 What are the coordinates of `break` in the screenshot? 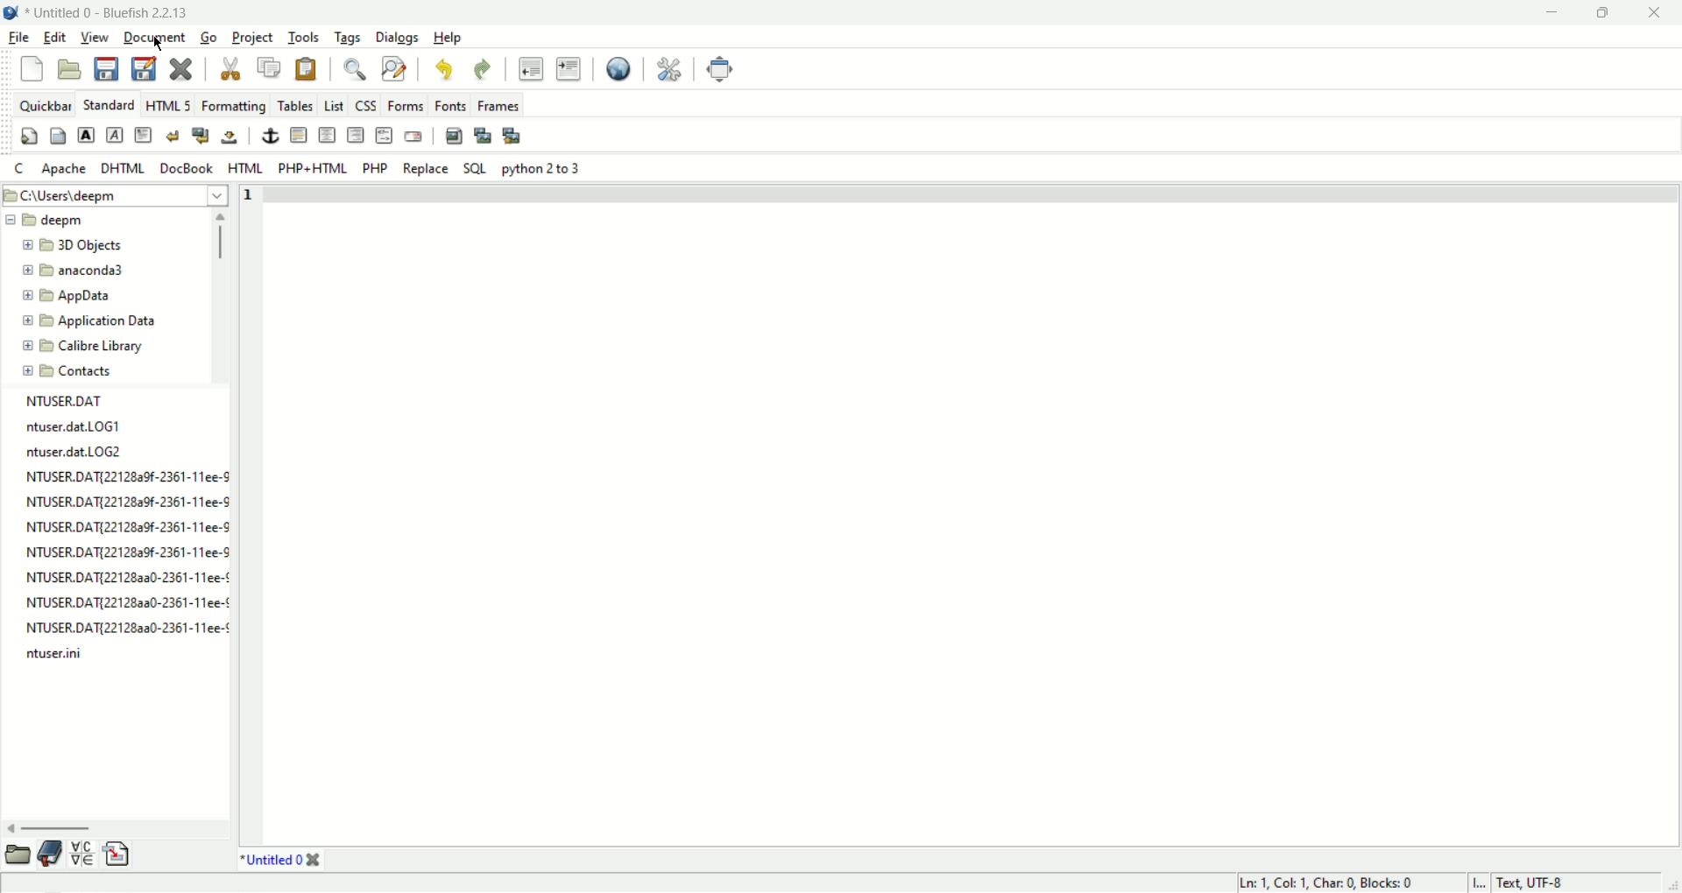 It's located at (173, 136).